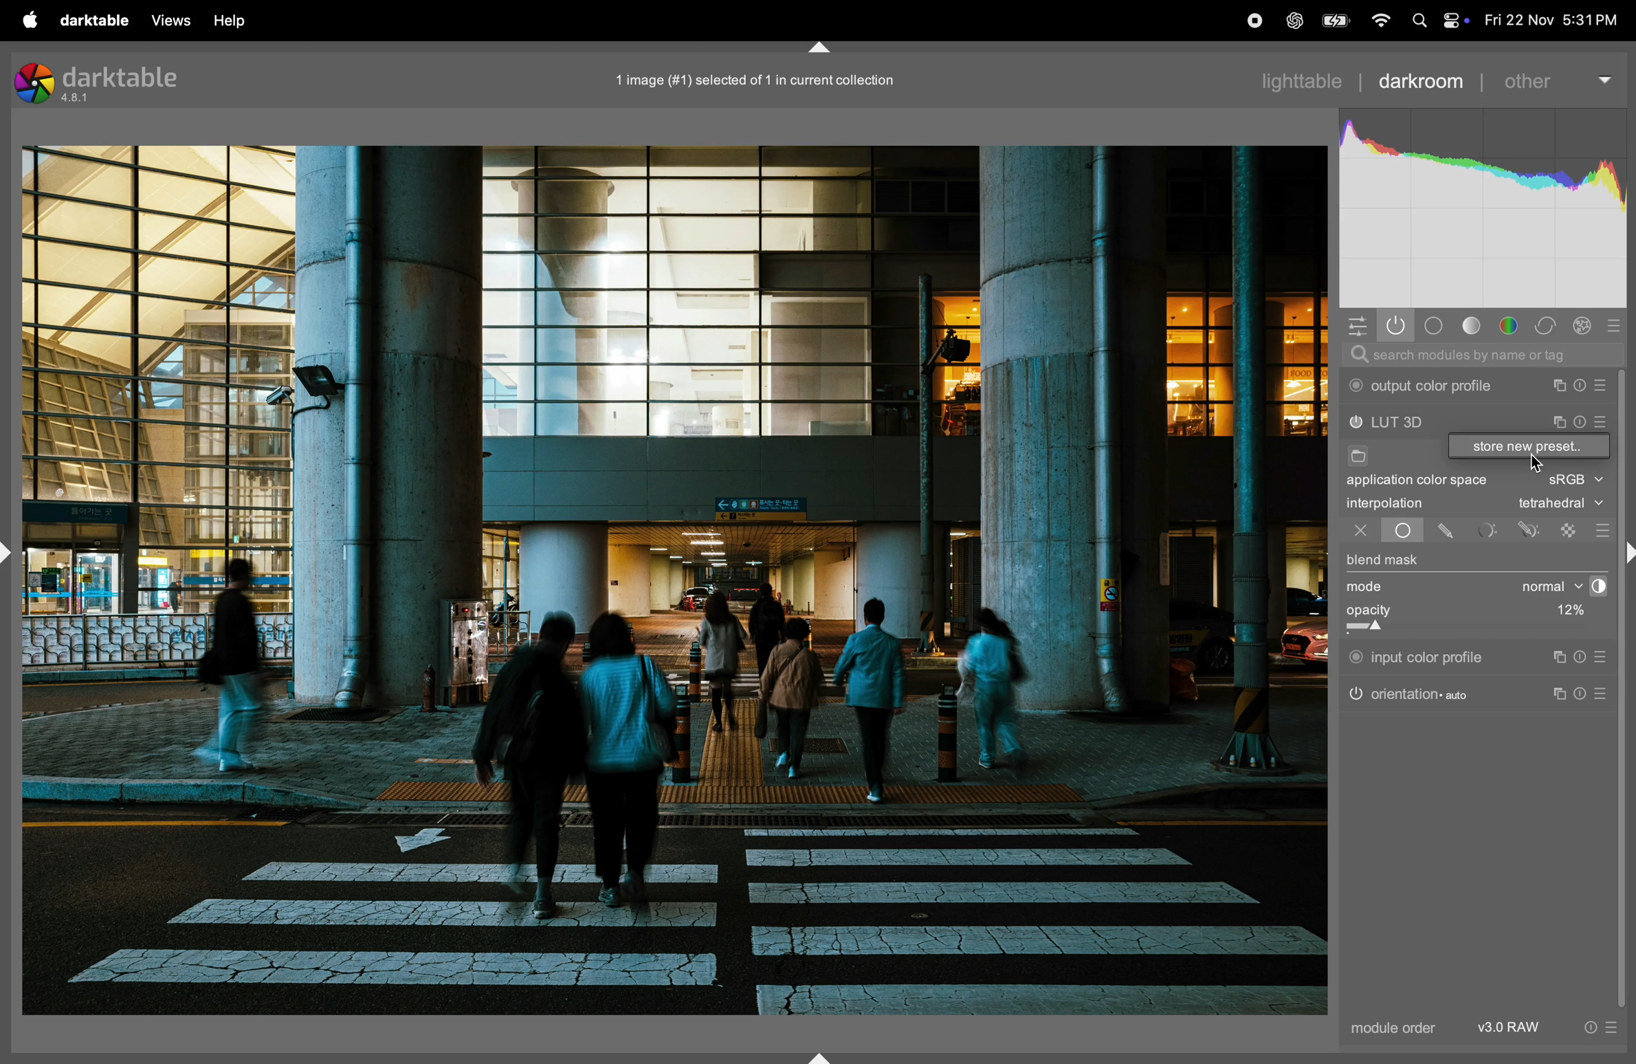 Image resolution: width=1636 pixels, height=1064 pixels. What do you see at coordinates (1481, 355) in the screenshot?
I see `searchbar` at bounding box center [1481, 355].